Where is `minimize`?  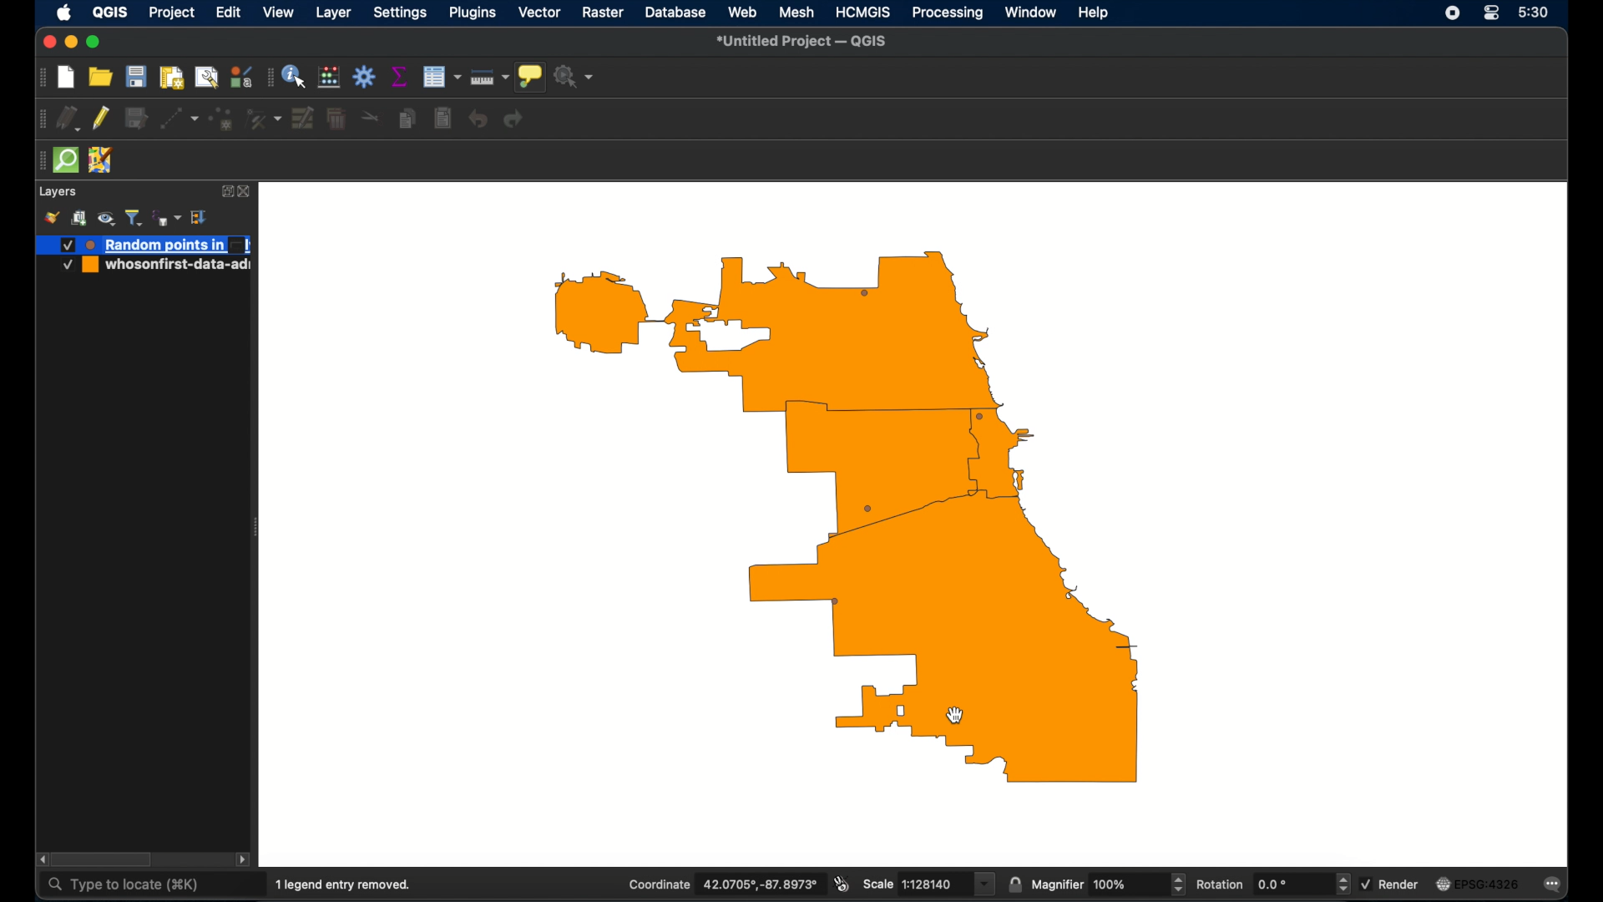
minimize is located at coordinates (72, 42).